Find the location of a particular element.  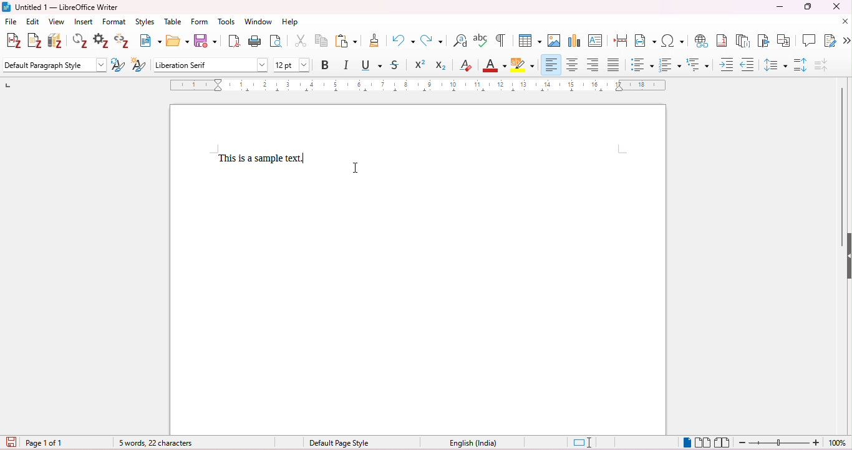

multilevel list is located at coordinates (699, 64).